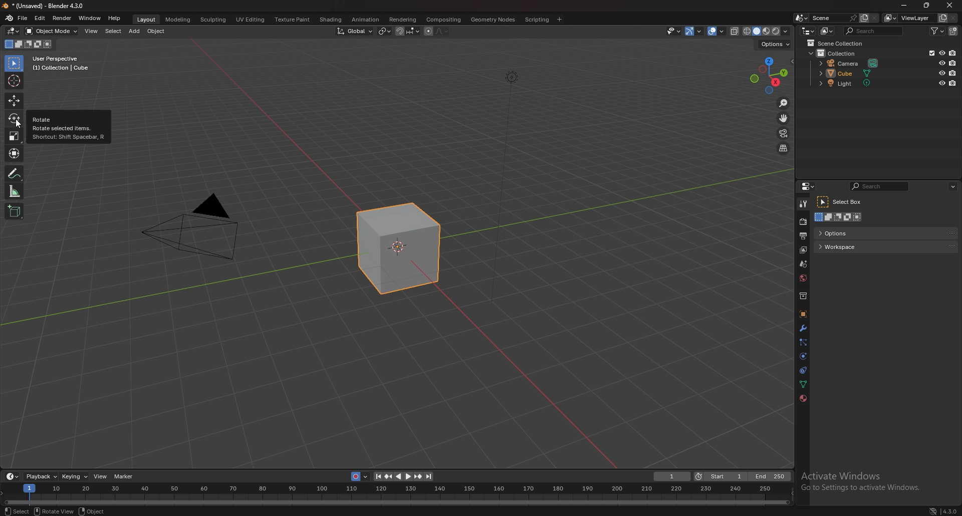 This screenshot has width=962, height=516. What do you see at coordinates (864, 18) in the screenshot?
I see `add scene` at bounding box center [864, 18].